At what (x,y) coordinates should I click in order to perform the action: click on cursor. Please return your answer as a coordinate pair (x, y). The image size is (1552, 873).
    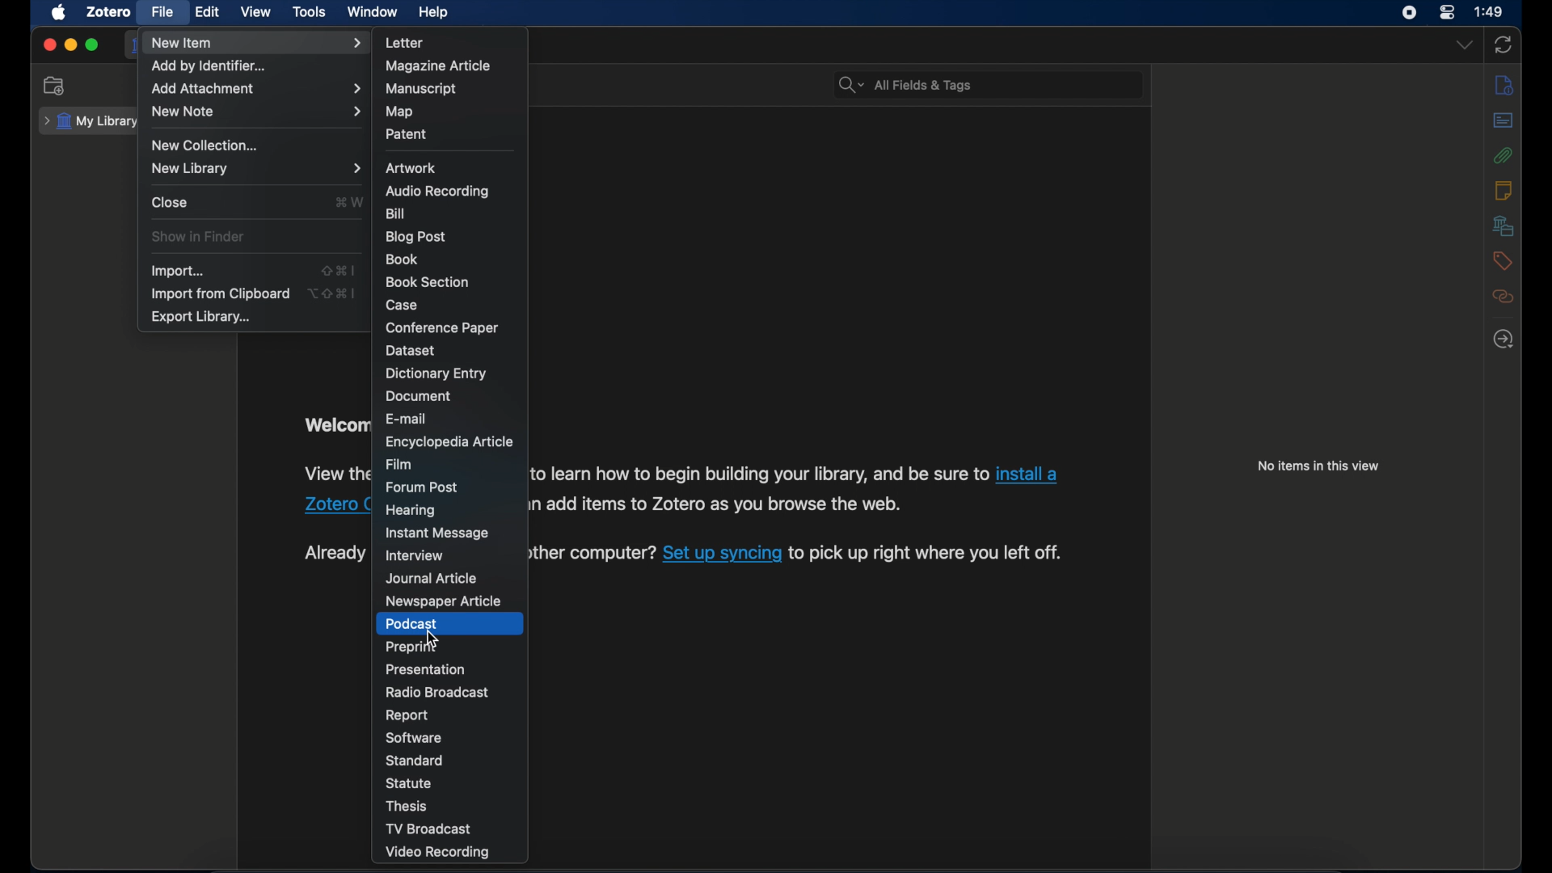
    Looking at the image, I should click on (431, 638).